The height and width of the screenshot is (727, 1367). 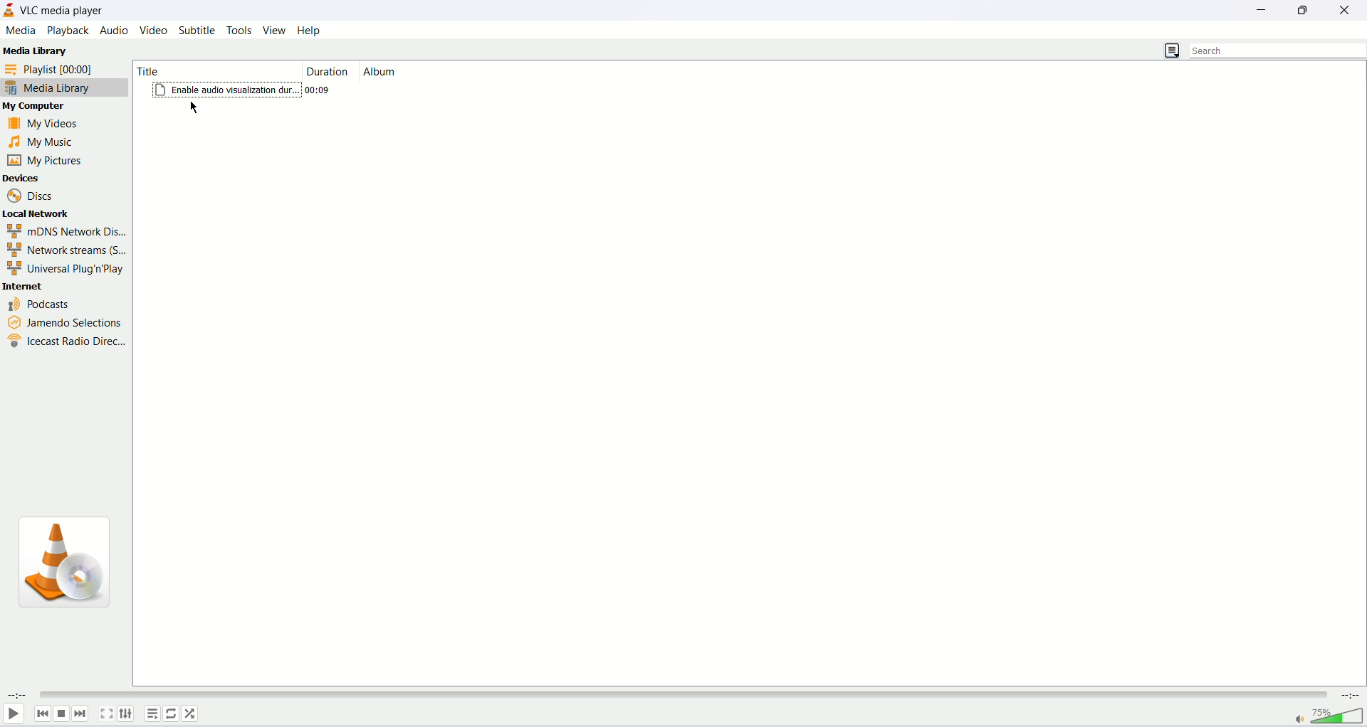 What do you see at coordinates (66, 250) in the screenshot?
I see `network streams` at bounding box center [66, 250].